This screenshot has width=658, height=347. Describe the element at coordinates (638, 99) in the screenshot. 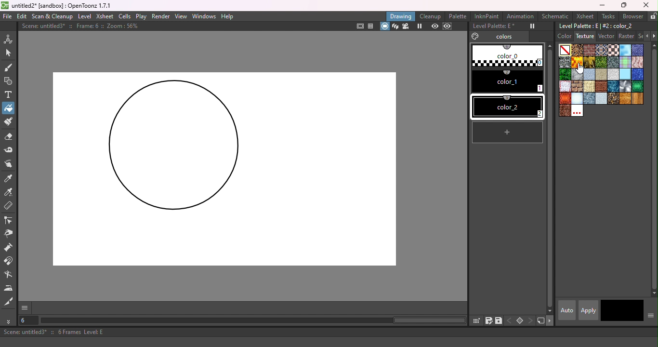

I see `woodplanks.bmp` at that location.